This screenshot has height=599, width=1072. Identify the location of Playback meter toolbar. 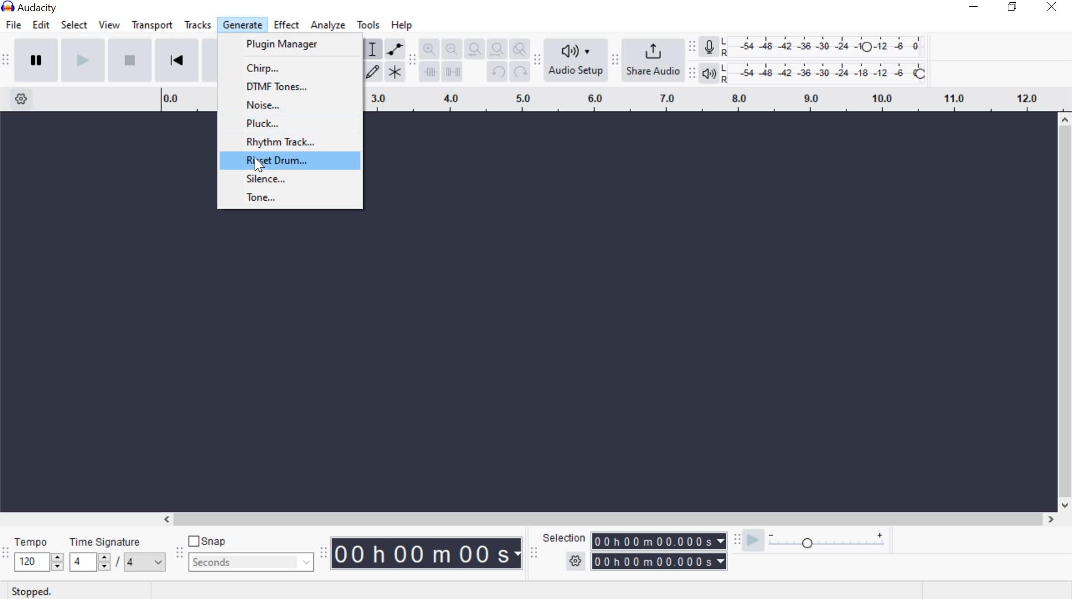
(691, 73).